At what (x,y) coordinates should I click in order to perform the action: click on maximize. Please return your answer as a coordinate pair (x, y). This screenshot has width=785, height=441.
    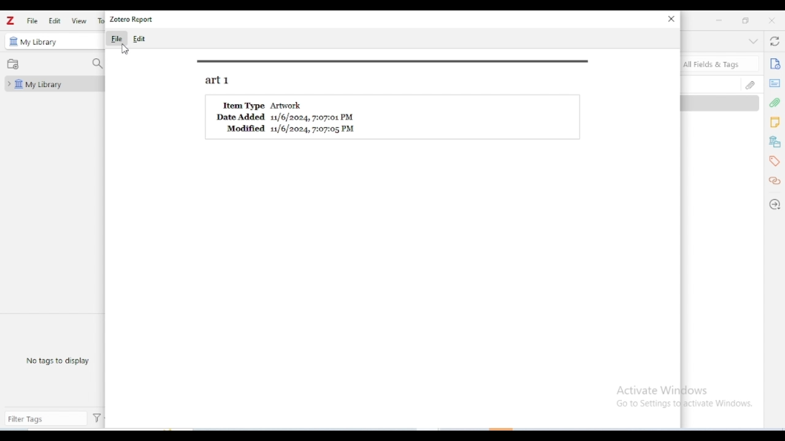
    Looking at the image, I should click on (745, 20).